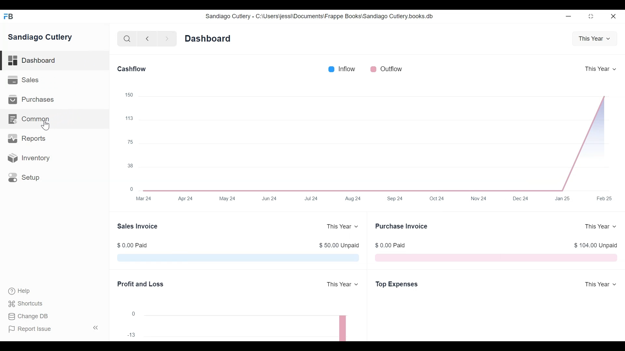 This screenshot has width=625, height=351. What do you see at coordinates (24, 304) in the screenshot?
I see `Shortcuts` at bounding box center [24, 304].